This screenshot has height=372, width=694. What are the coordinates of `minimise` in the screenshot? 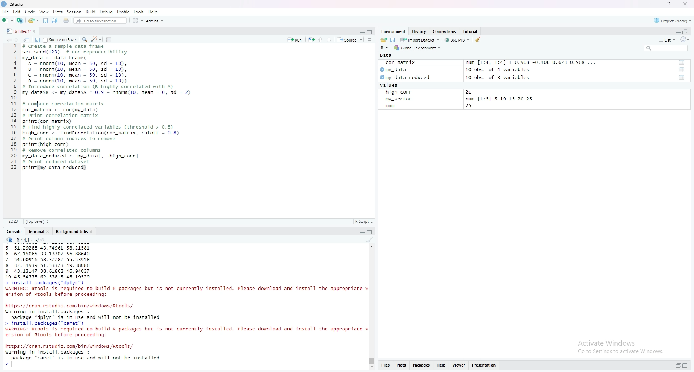 It's located at (652, 4).